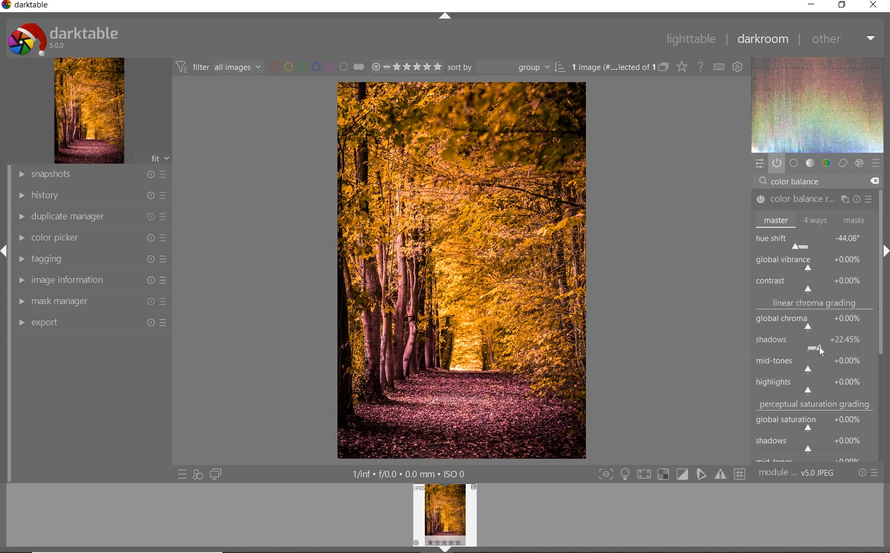 This screenshot has width=890, height=553. I want to click on module order, so click(796, 474).